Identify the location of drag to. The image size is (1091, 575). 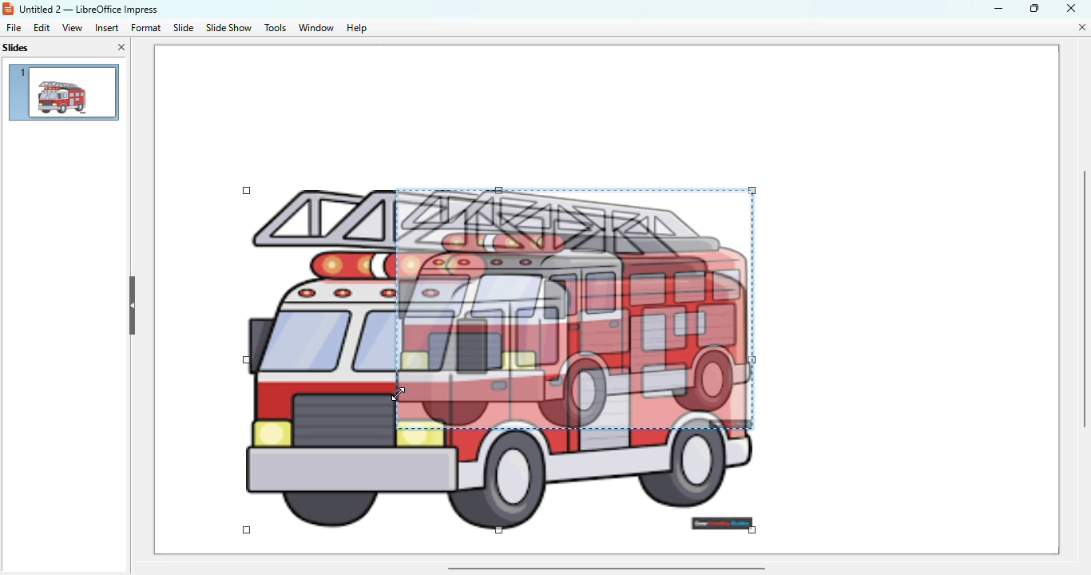
(399, 395).